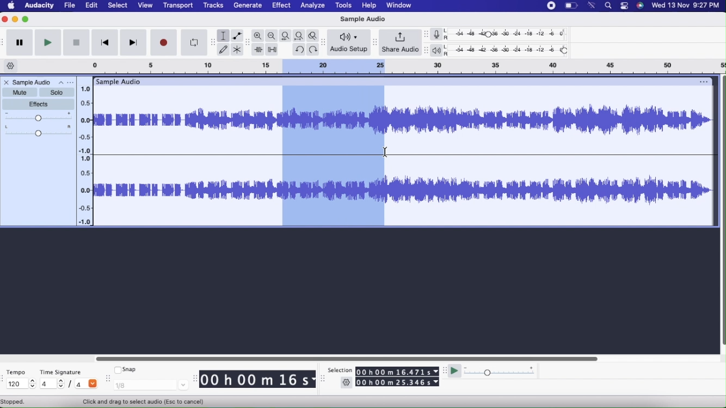 The width and height of the screenshot is (726, 408). I want to click on network, so click(592, 5).